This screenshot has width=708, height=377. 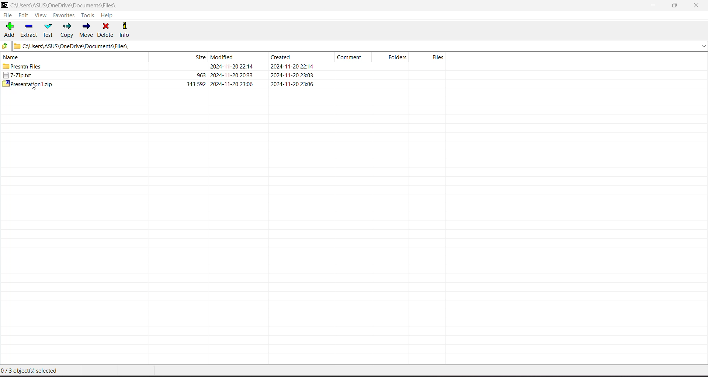 I want to click on Edit, so click(x=24, y=16).